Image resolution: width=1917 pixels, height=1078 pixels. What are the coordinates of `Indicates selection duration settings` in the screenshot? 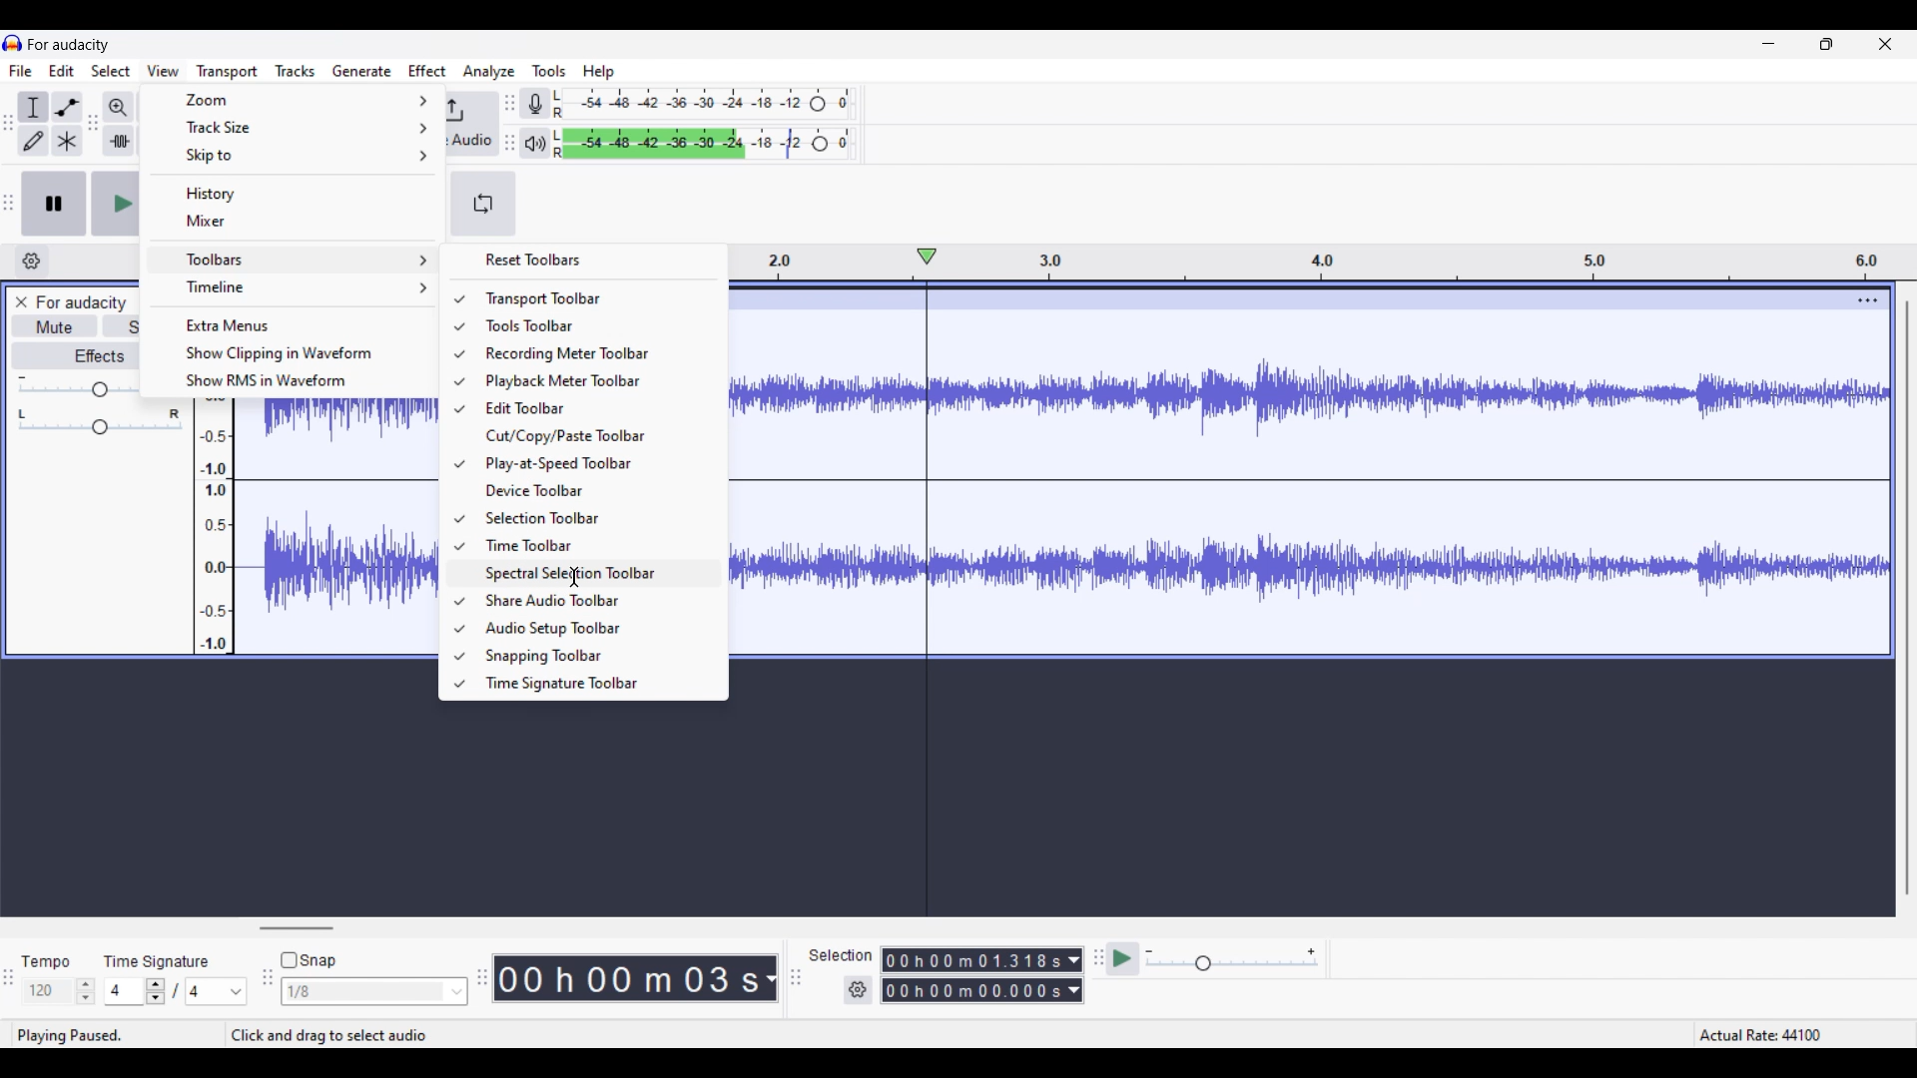 It's located at (840, 954).